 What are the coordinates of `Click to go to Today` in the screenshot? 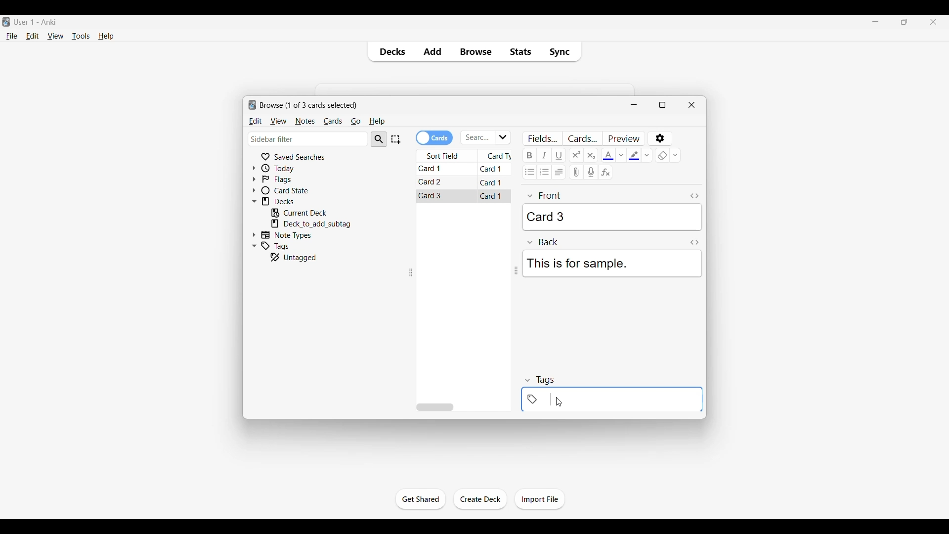 It's located at (293, 168).